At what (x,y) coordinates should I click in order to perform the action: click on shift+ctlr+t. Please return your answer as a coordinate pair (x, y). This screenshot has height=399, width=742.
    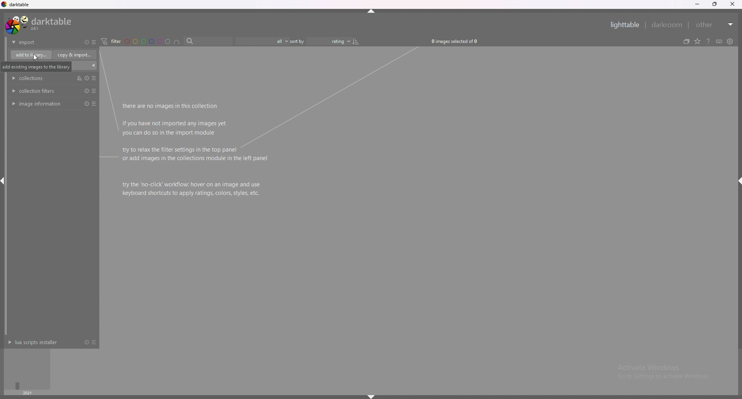
    Looking at the image, I should click on (372, 11).